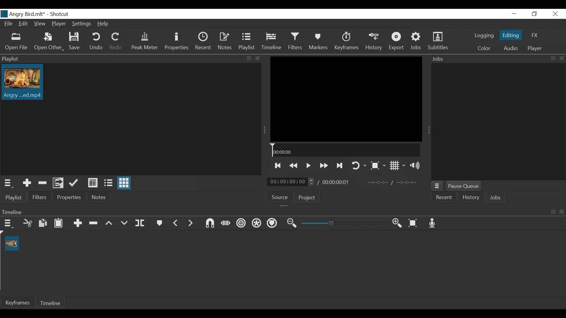  I want to click on Redo, so click(116, 41).